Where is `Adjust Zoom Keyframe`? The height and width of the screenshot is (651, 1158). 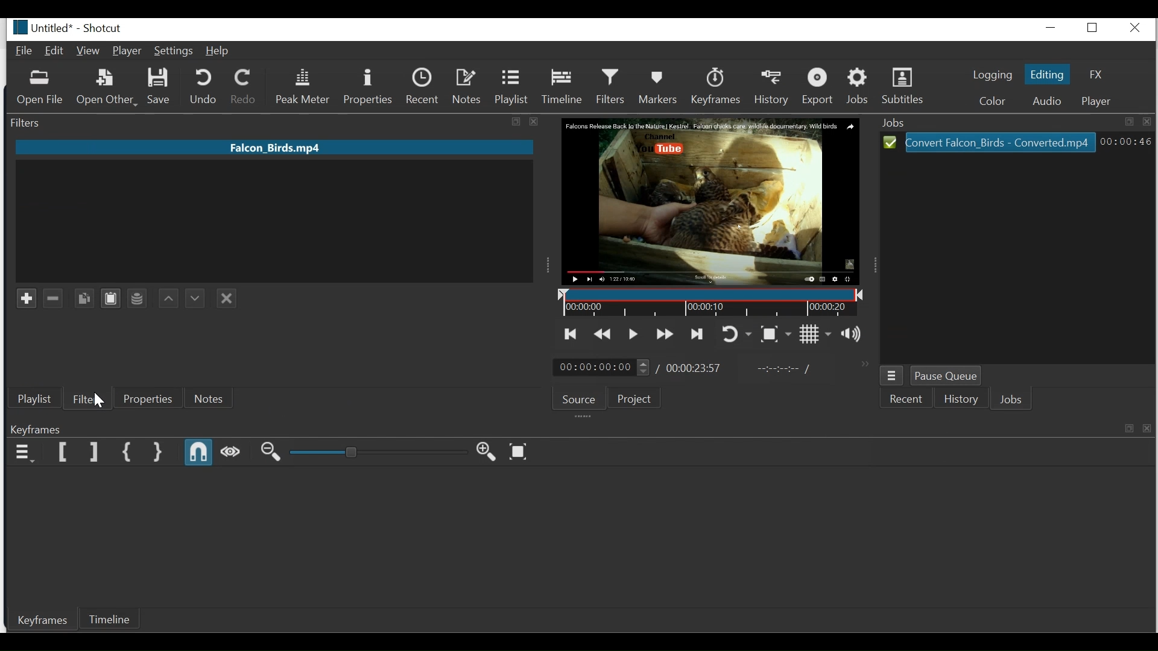 Adjust Zoom Keyframe is located at coordinates (378, 452).